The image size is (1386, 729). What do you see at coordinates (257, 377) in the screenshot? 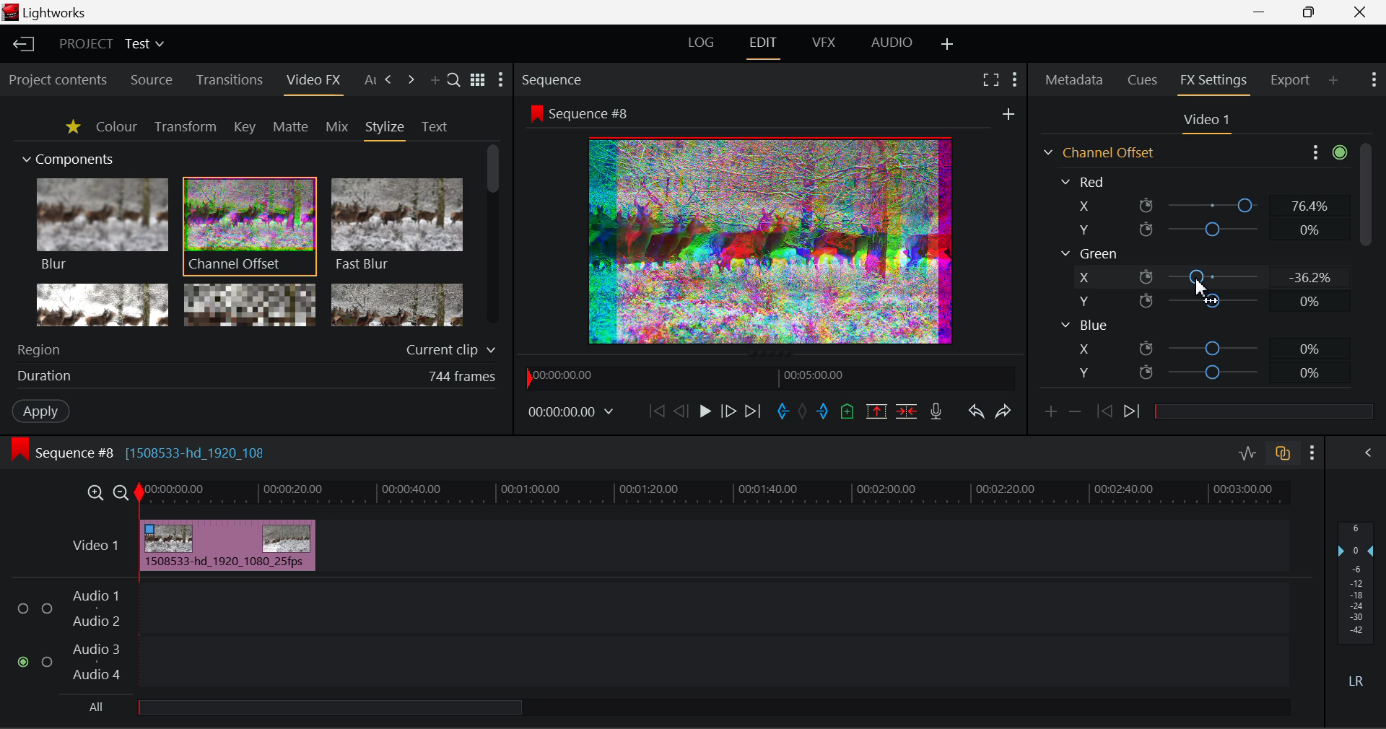
I see `Frame Duration` at bounding box center [257, 377].